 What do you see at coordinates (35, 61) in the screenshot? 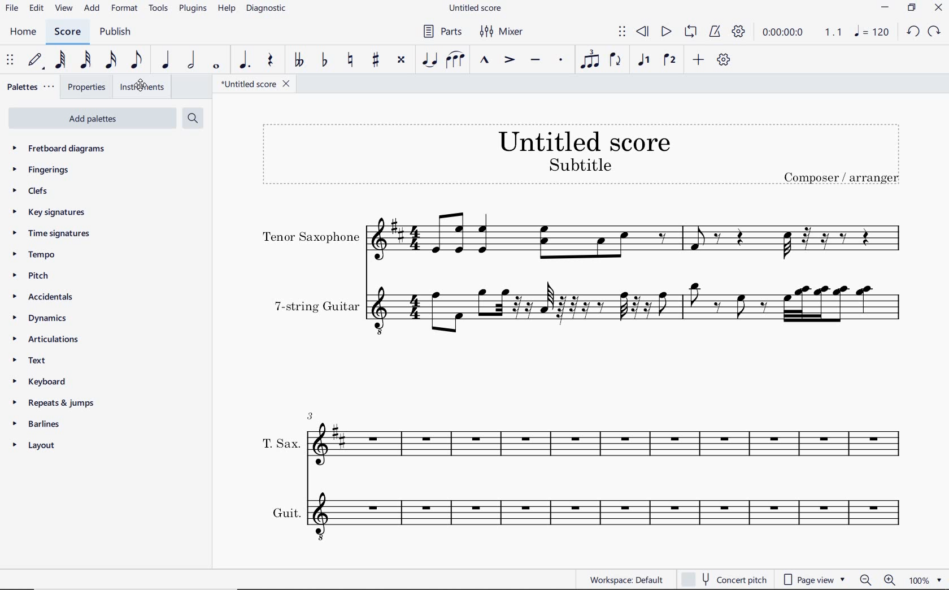
I see `DEFAULT (STEP TIME)` at bounding box center [35, 61].